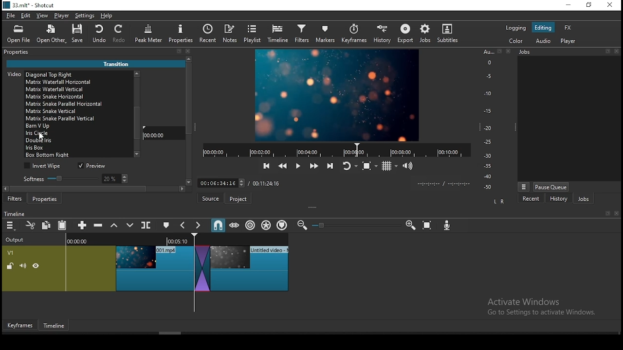 This screenshot has height=350, width=623. Describe the element at coordinates (15, 199) in the screenshot. I see `filters` at that location.